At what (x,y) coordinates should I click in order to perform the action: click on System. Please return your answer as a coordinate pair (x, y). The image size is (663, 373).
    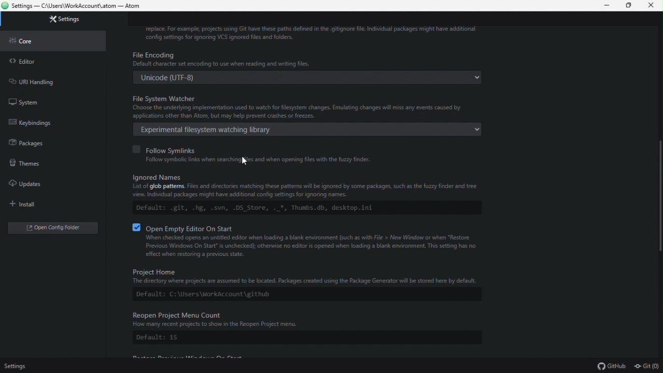
    Looking at the image, I should click on (28, 103).